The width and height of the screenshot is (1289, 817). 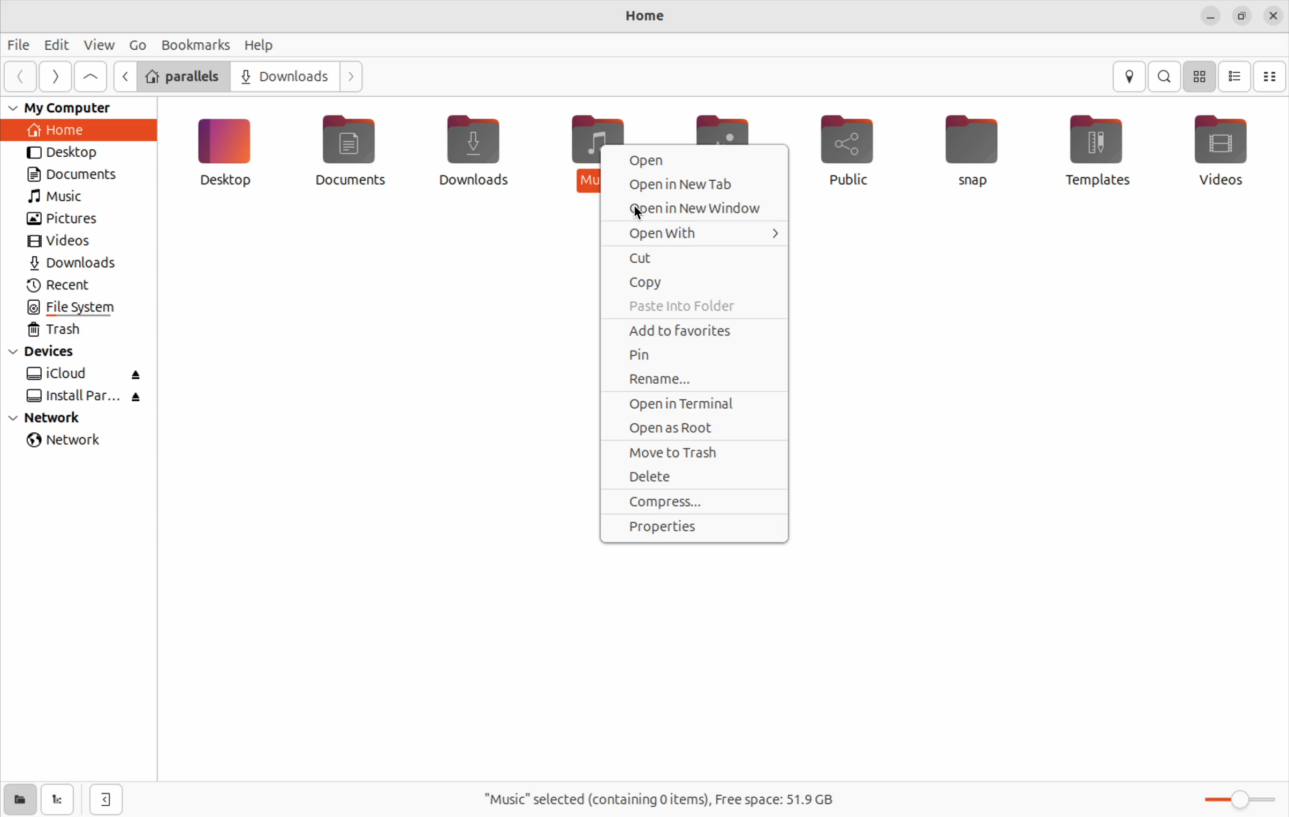 What do you see at coordinates (699, 185) in the screenshot?
I see `open new tab` at bounding box center [699, 185].